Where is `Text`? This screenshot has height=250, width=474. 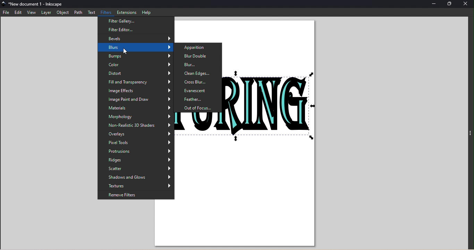 Text is located at coordinates (91, 12).